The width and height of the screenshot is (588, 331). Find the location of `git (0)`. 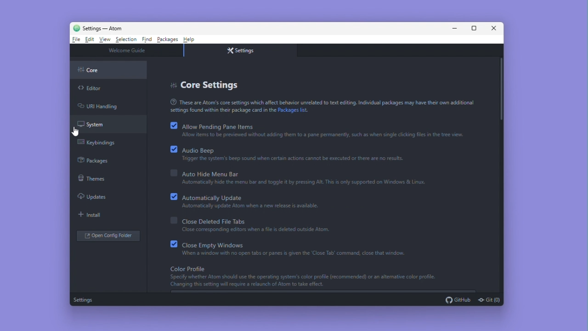

git (0) is located at coordinates (488, 300).